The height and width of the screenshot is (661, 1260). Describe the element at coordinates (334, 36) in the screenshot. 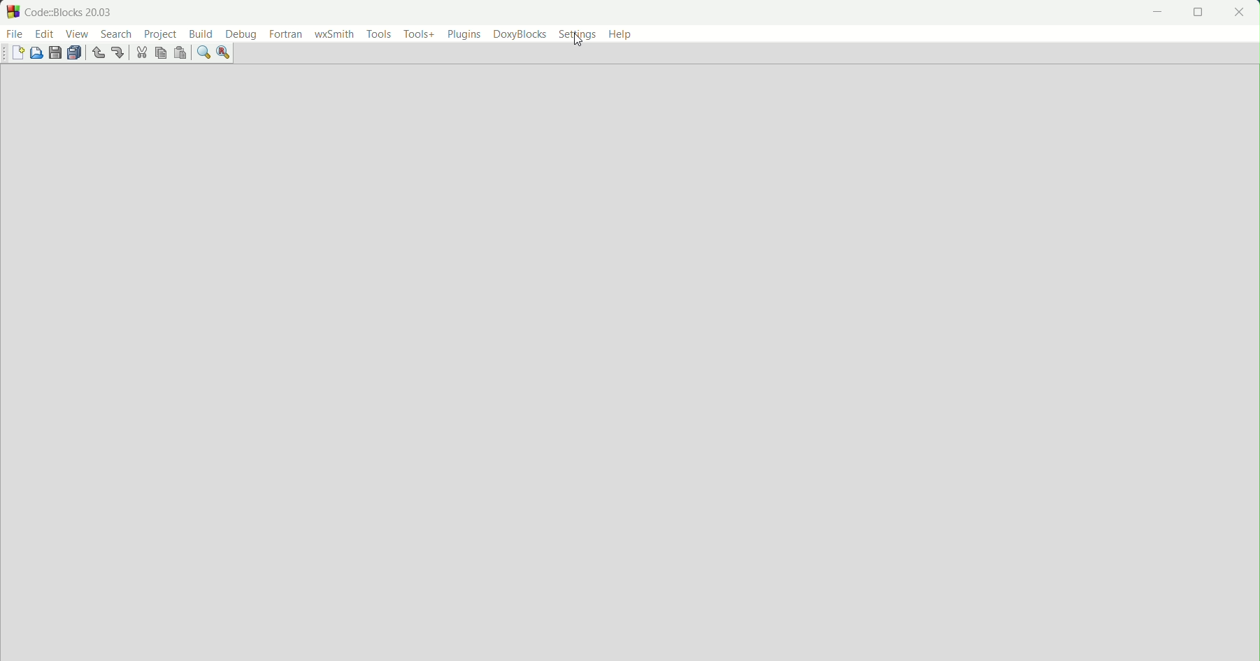

I see `wxsmith` at that location.